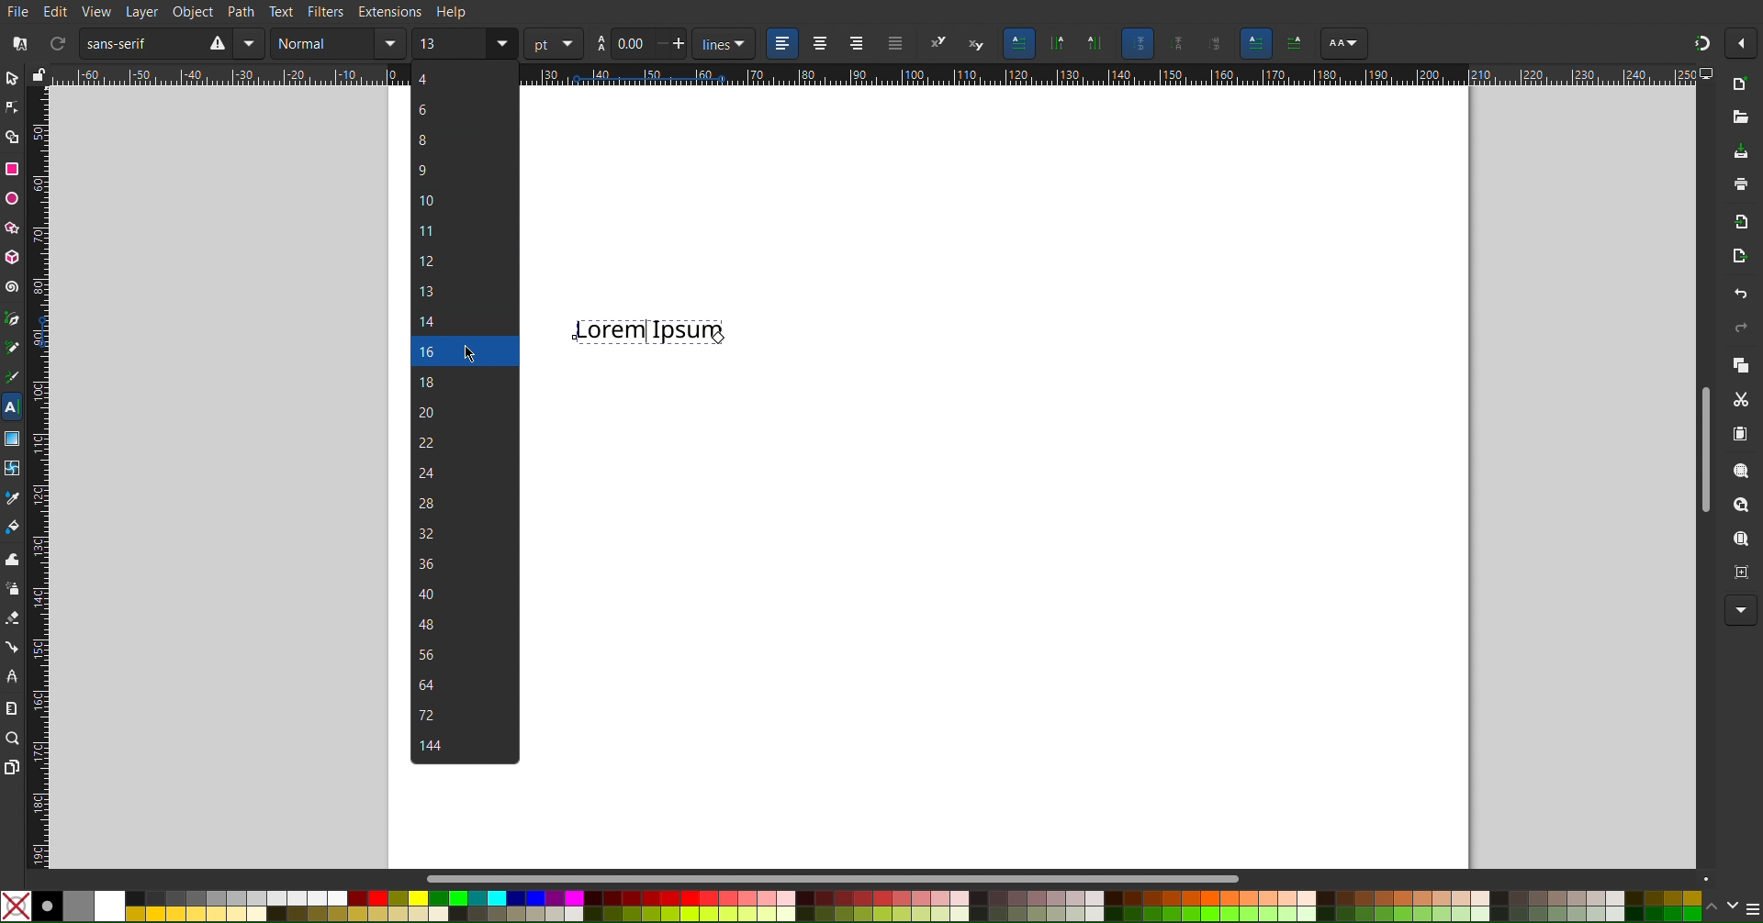  What do you see at coordinates (501, 43) in the screenshot?
I see `size menu` at bounding box center [501, 43].